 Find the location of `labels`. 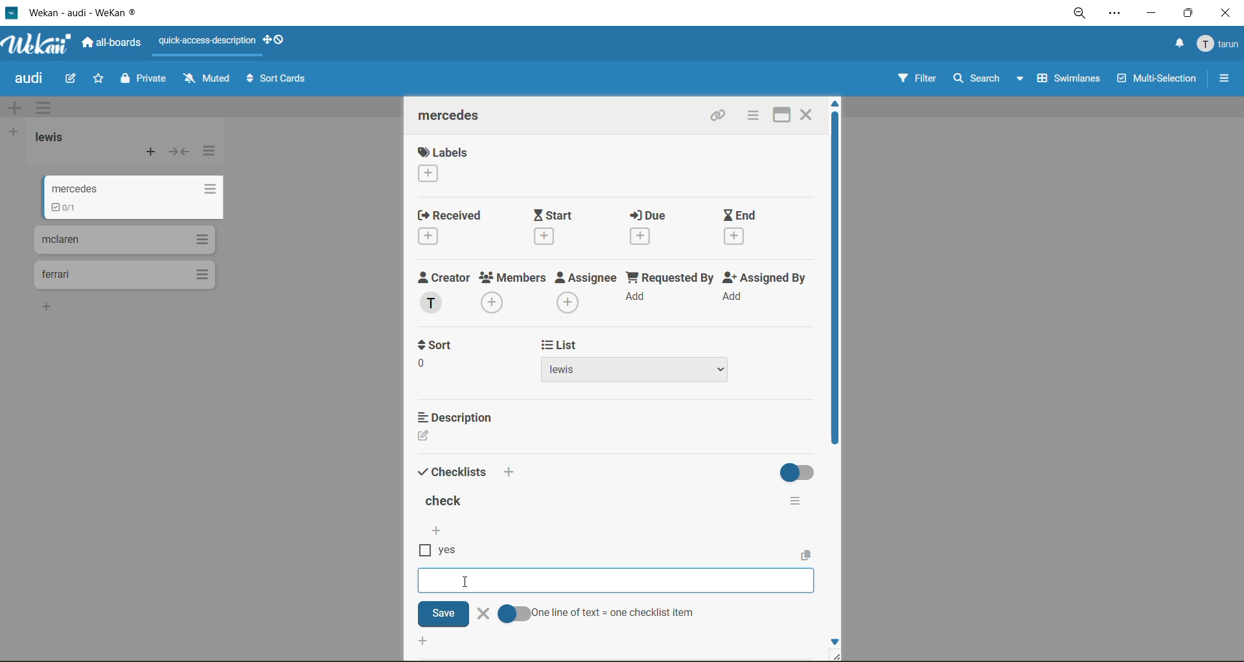

labels is located at coordinates (443, 166).